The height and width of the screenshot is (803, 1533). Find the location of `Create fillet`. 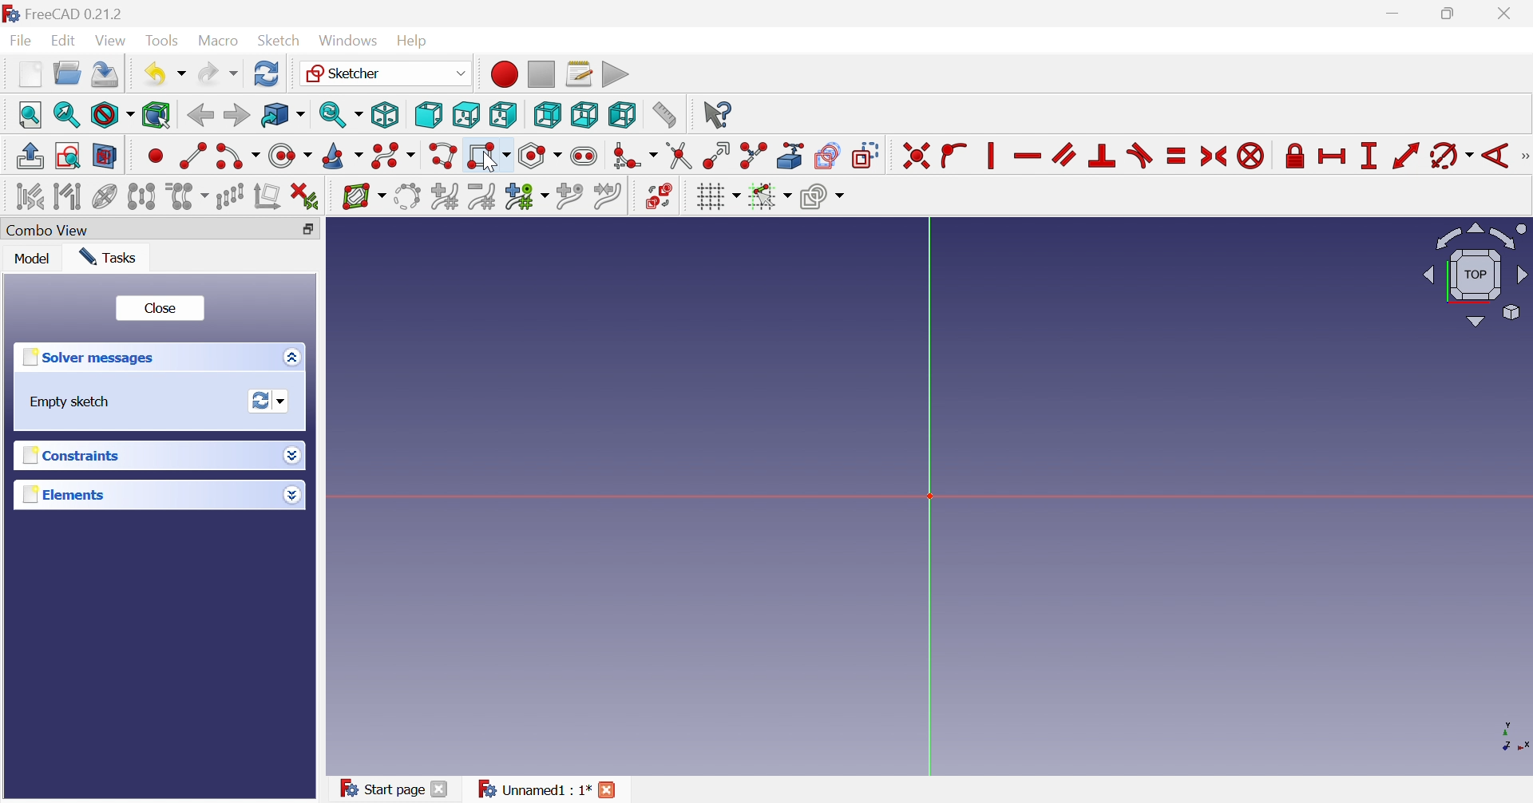

Create fillet is located at coordinates (634, 156).